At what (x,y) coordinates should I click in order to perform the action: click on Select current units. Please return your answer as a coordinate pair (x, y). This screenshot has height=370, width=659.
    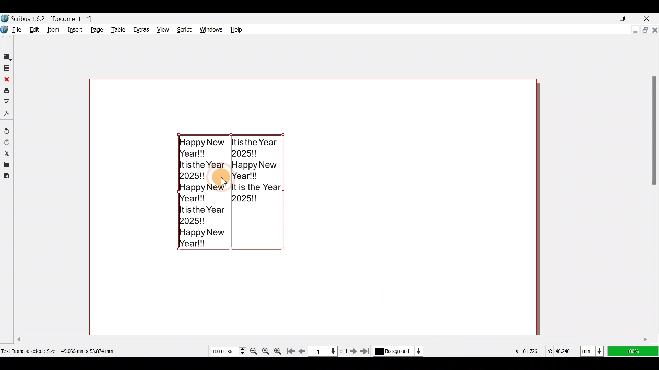
    Looking at the image, I should click on (594, 350).